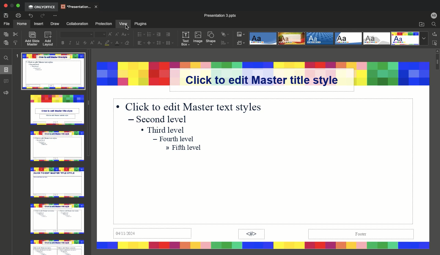 Image resolution: width=440 pixels, height=255 pixels. I want to click on Image, so click(199, 38).